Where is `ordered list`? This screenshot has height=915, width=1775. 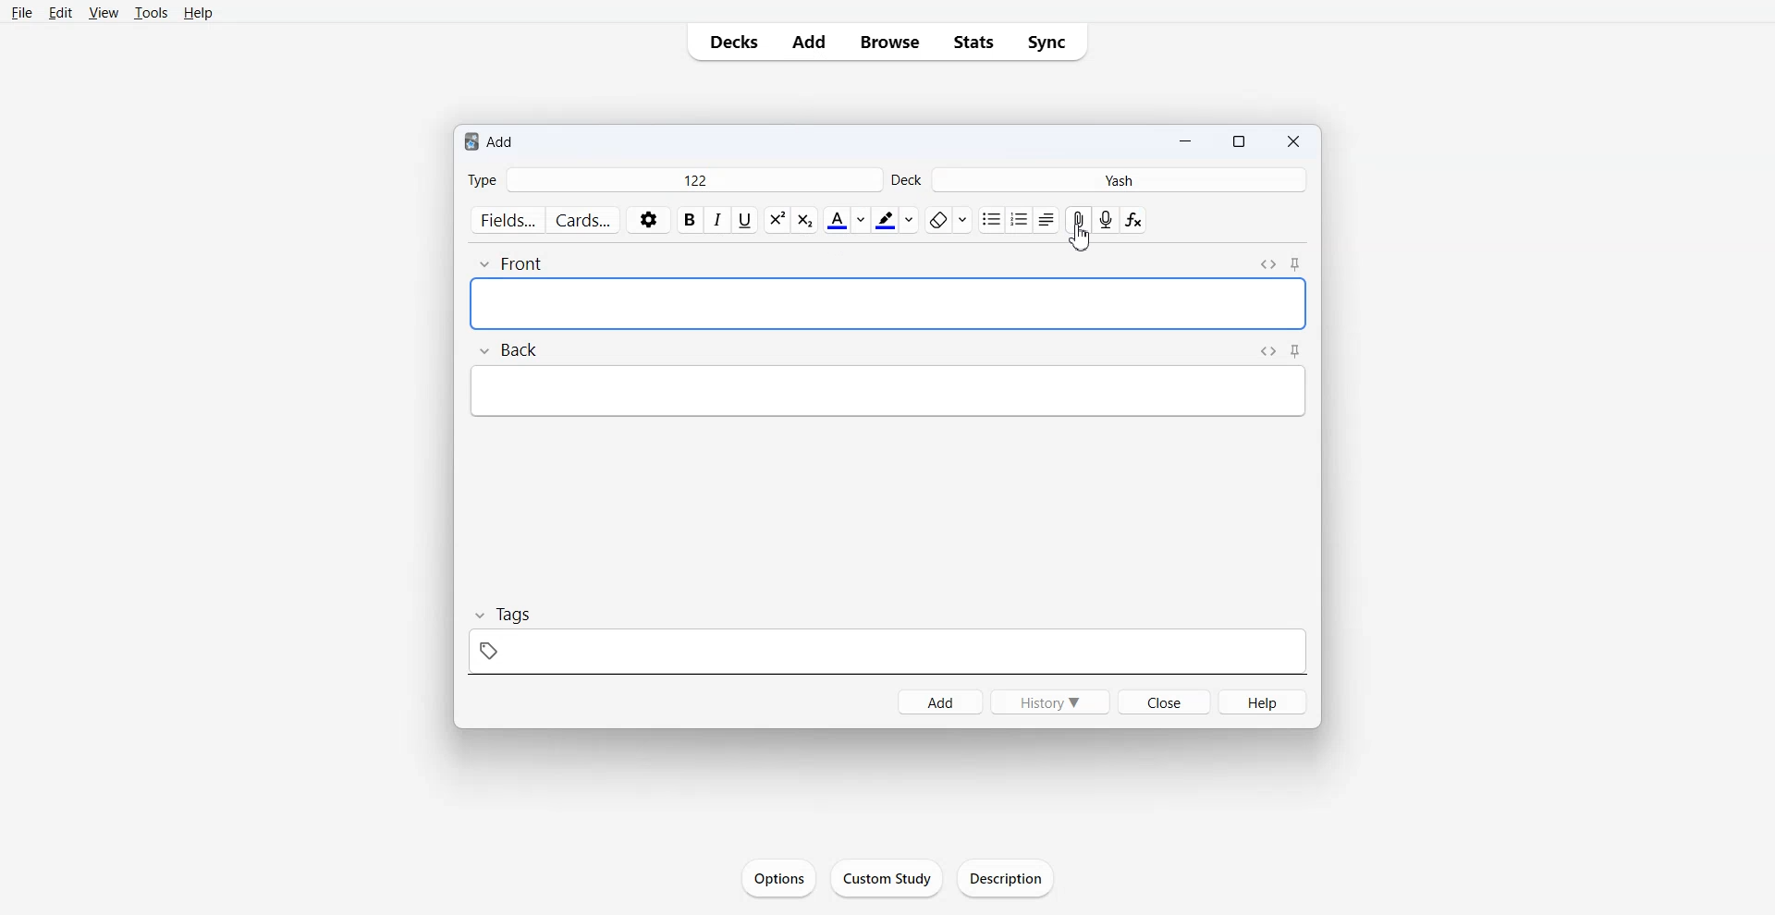 ordered list is located at coordinates (1019, 219).